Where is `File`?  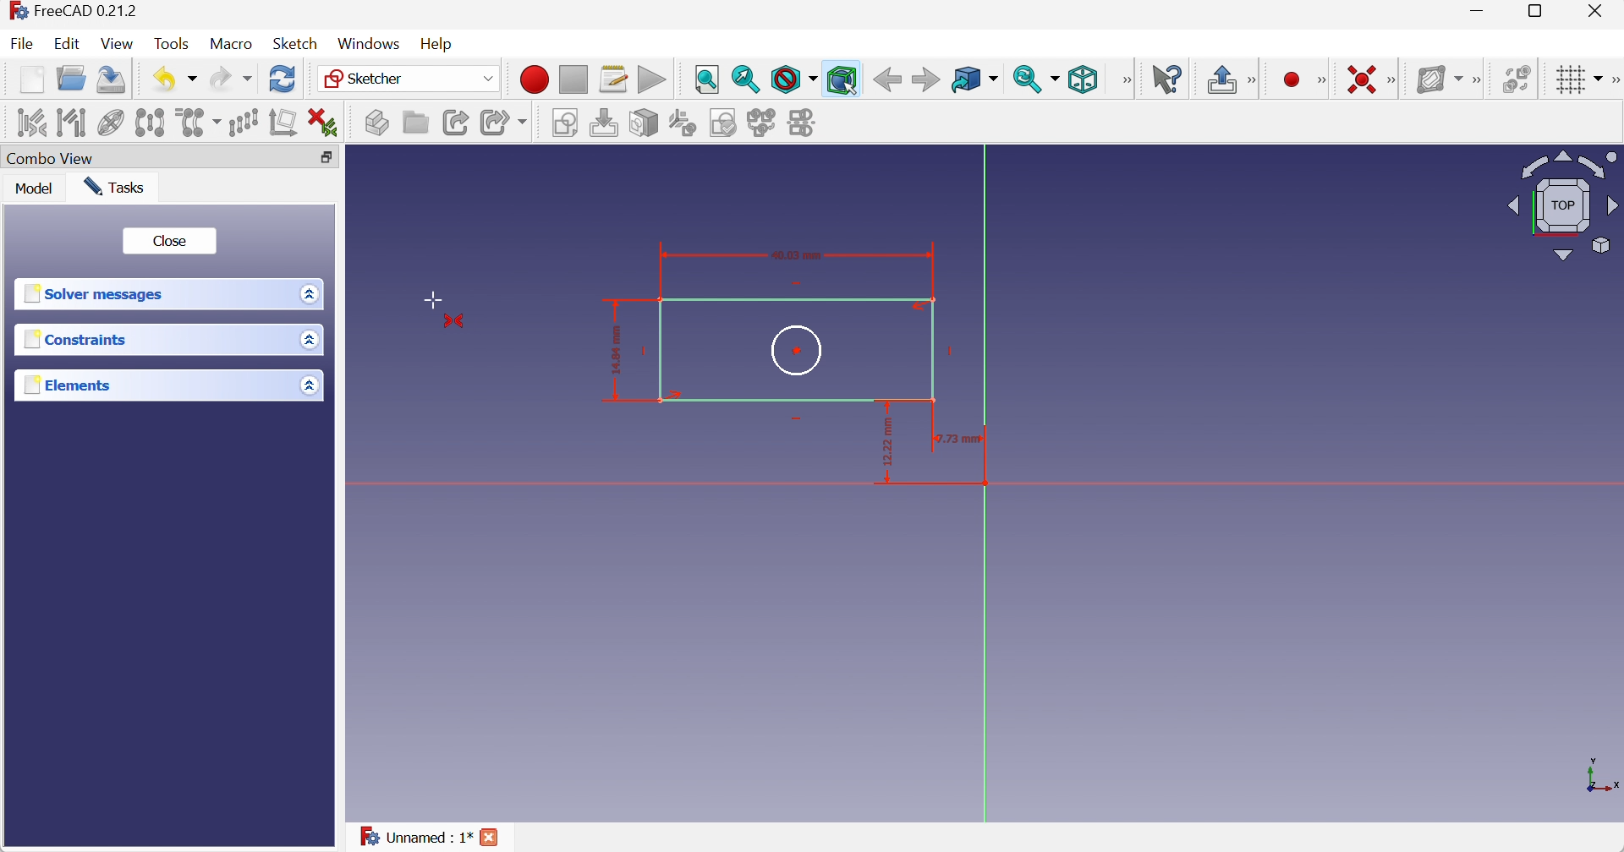 File is located at coordinates (21, 43).